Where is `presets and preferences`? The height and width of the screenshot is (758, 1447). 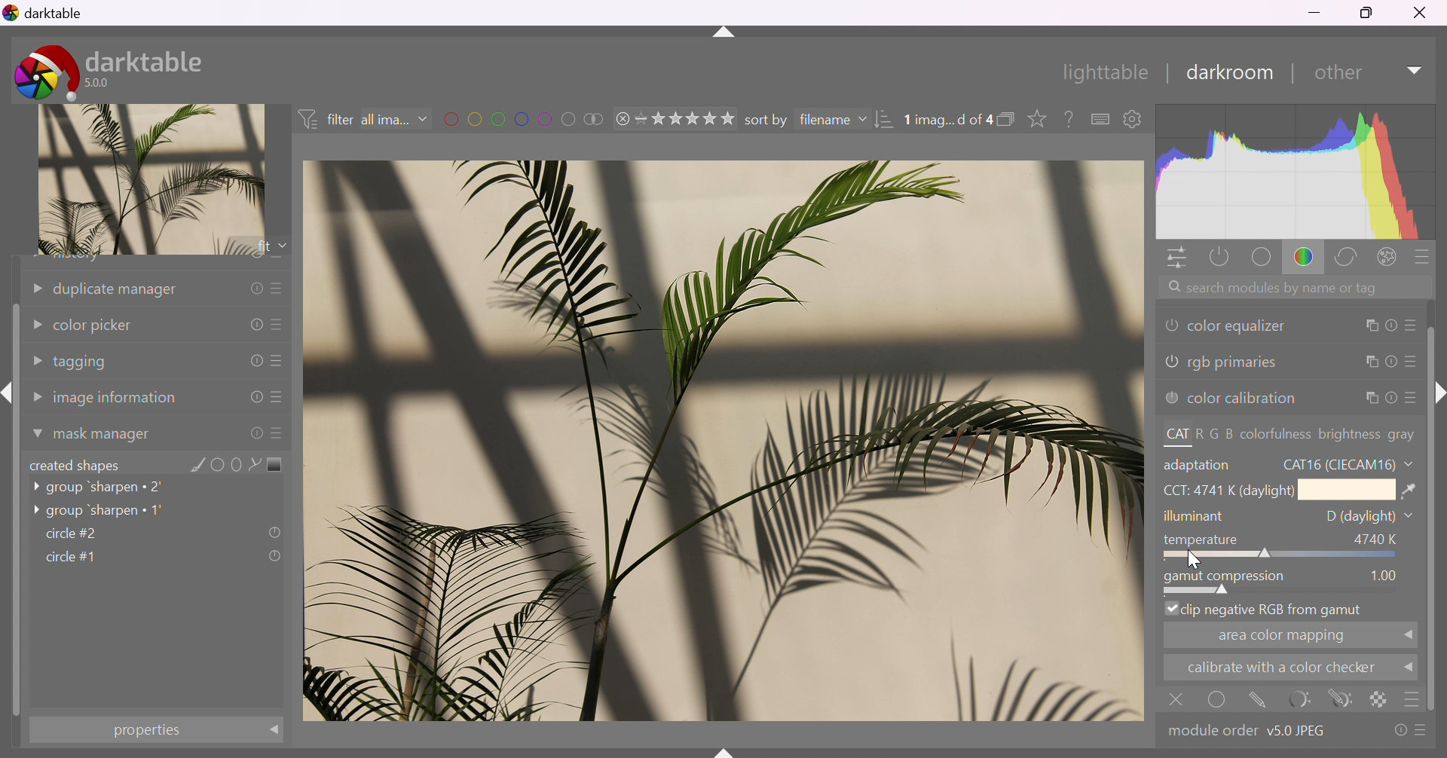
presets and preferences is located at coordinates (1407, 728).